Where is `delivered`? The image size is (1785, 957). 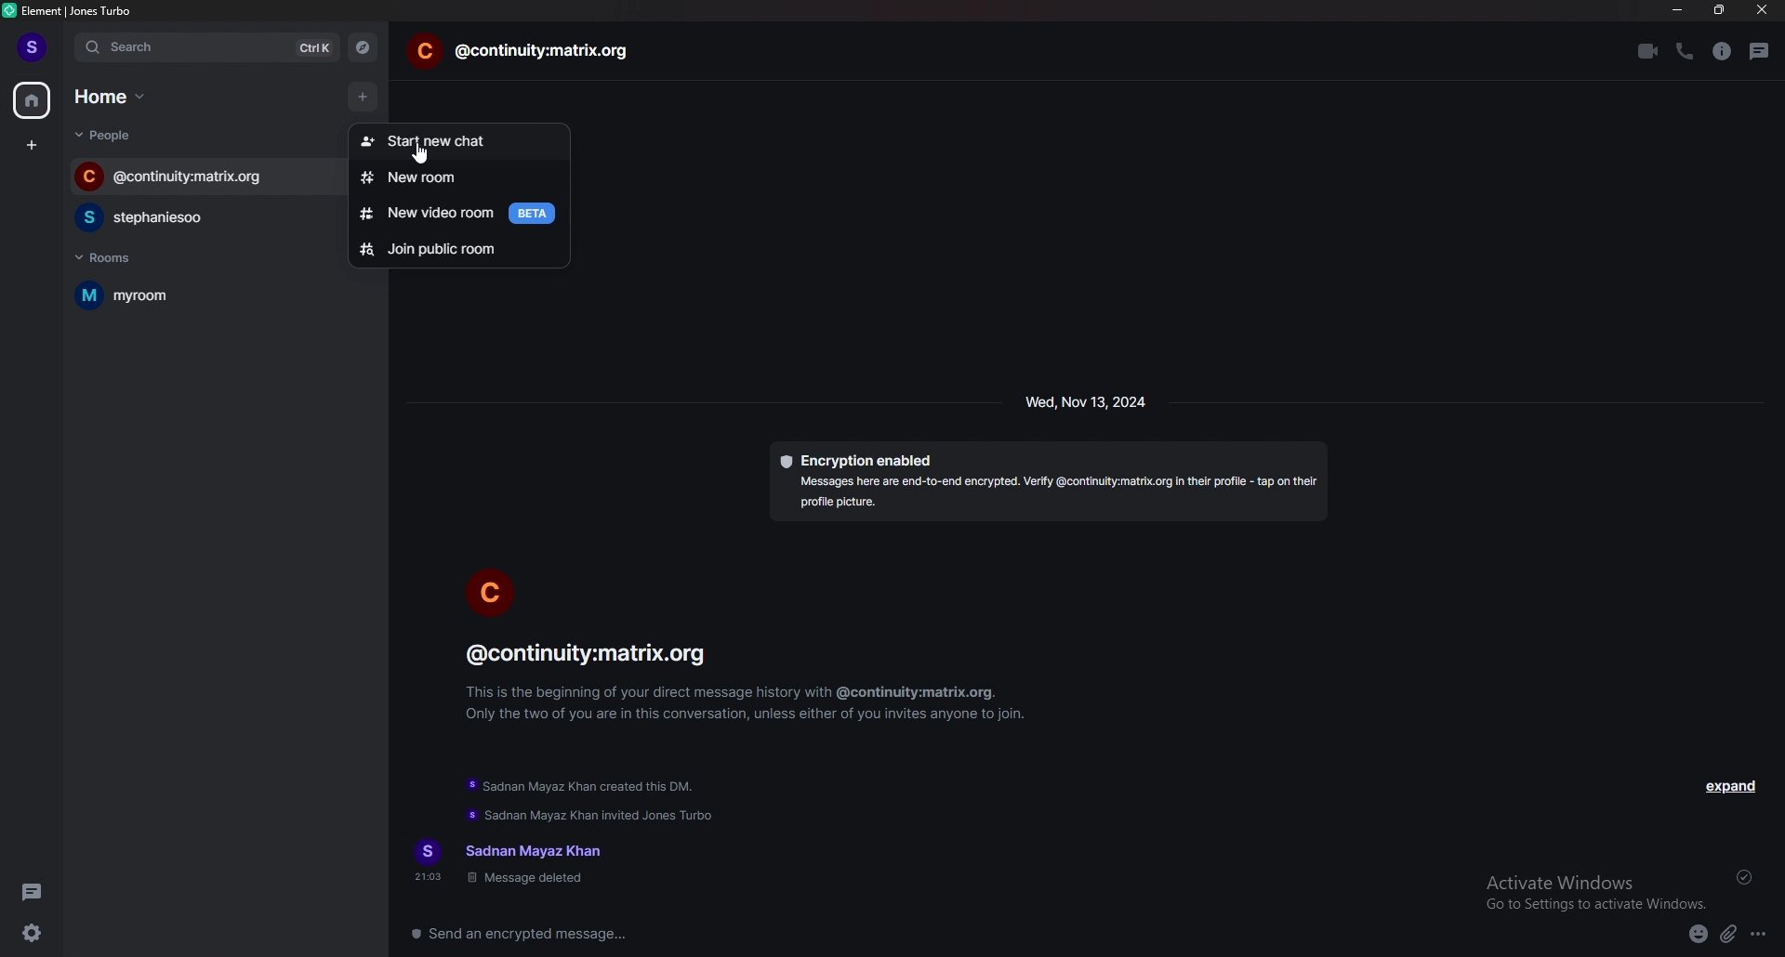 delivered is located at coordinates (1746, 877).